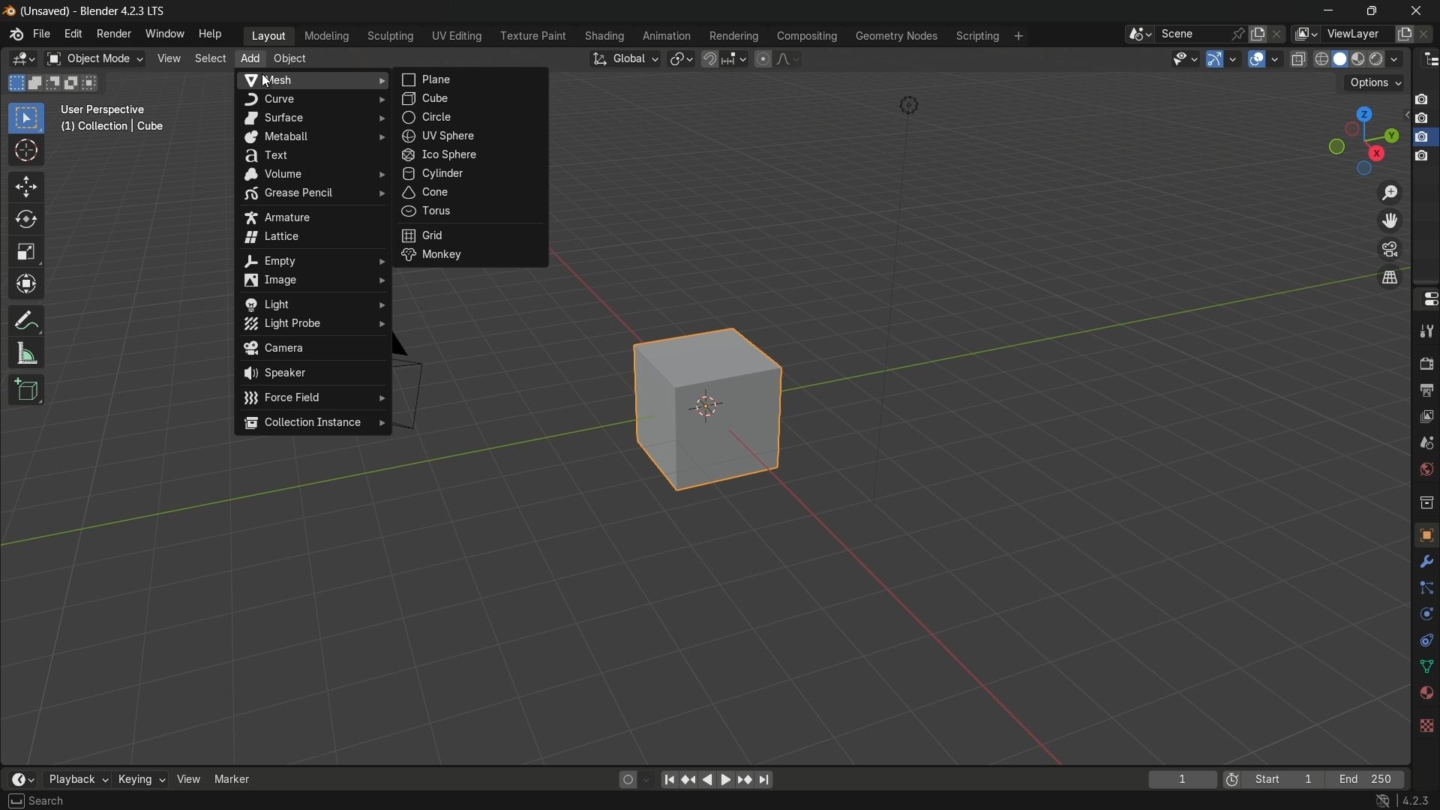 Image resolution: width=1440 pixels, height=810 pixels. What do you see at coordinates (46, 801) in the screenshot?
I see `Search` at bounding box center [46, 801].